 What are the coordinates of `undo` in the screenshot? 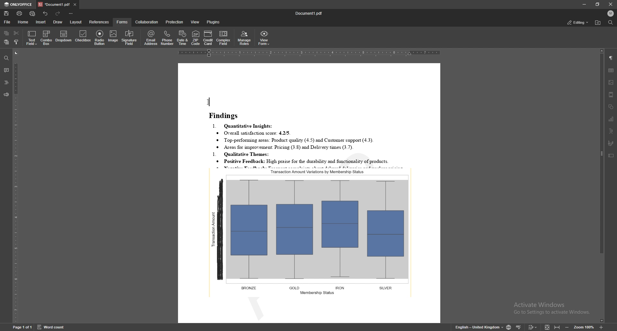 It's located at (45, 14).